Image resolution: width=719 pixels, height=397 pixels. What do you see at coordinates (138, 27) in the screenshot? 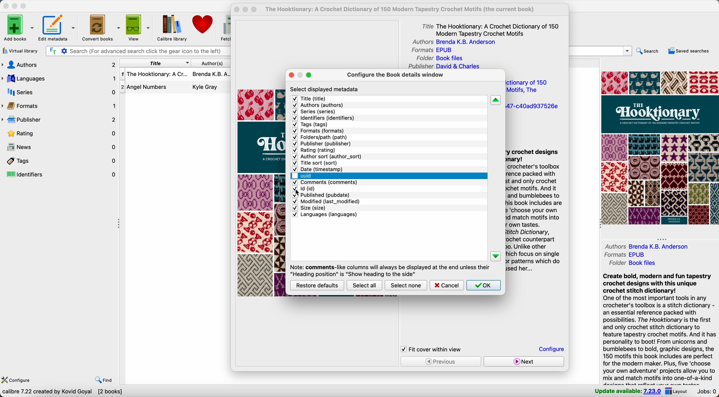
I see `view` at bounding box center [138, 27].